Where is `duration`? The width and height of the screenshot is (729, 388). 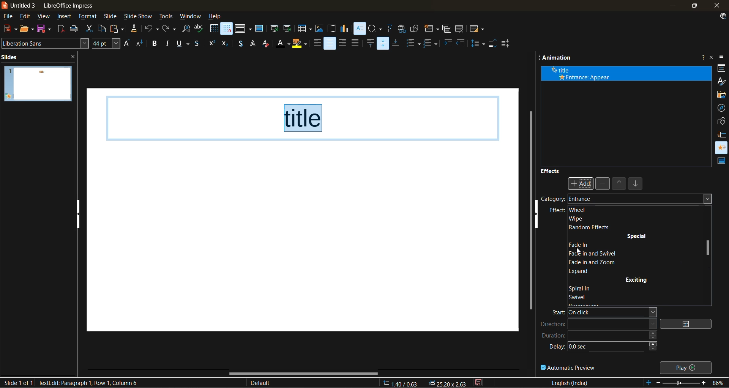
duration is located at coordinates (600, 338).